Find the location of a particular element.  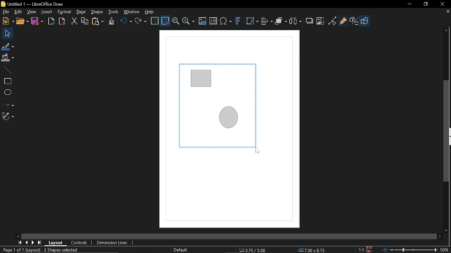

Edit is located at coordinates (18, 12).